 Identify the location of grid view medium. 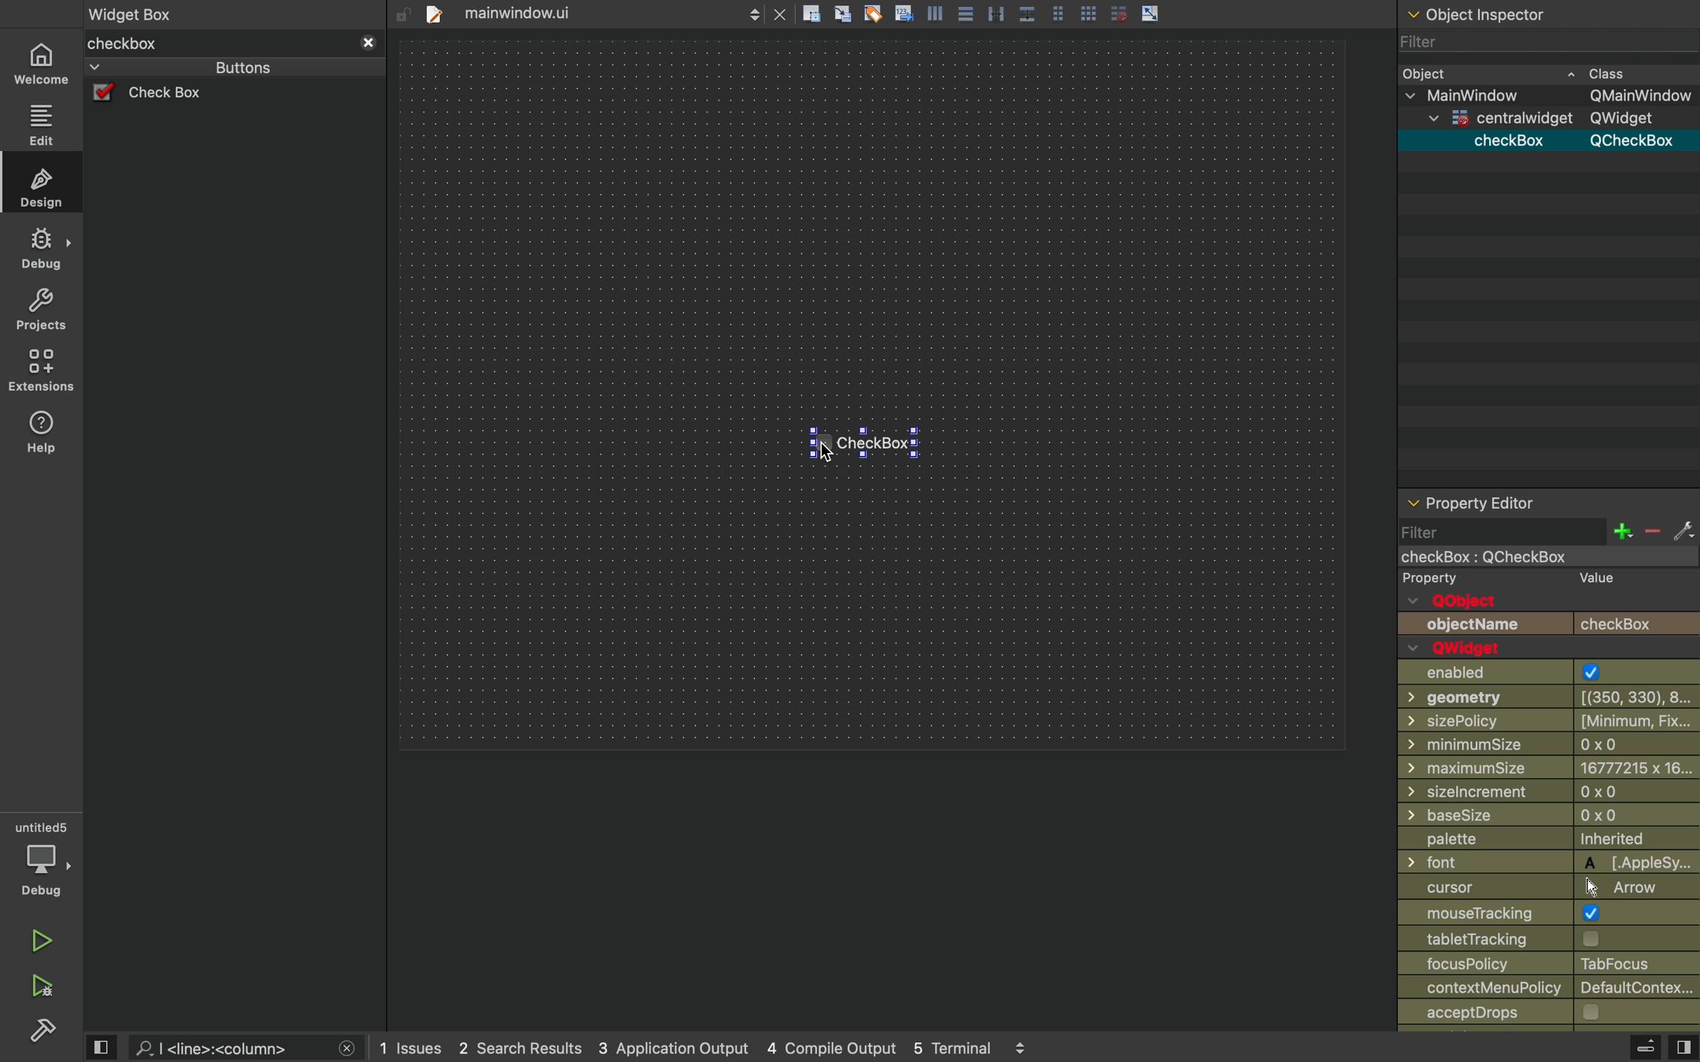
(1057, 12).